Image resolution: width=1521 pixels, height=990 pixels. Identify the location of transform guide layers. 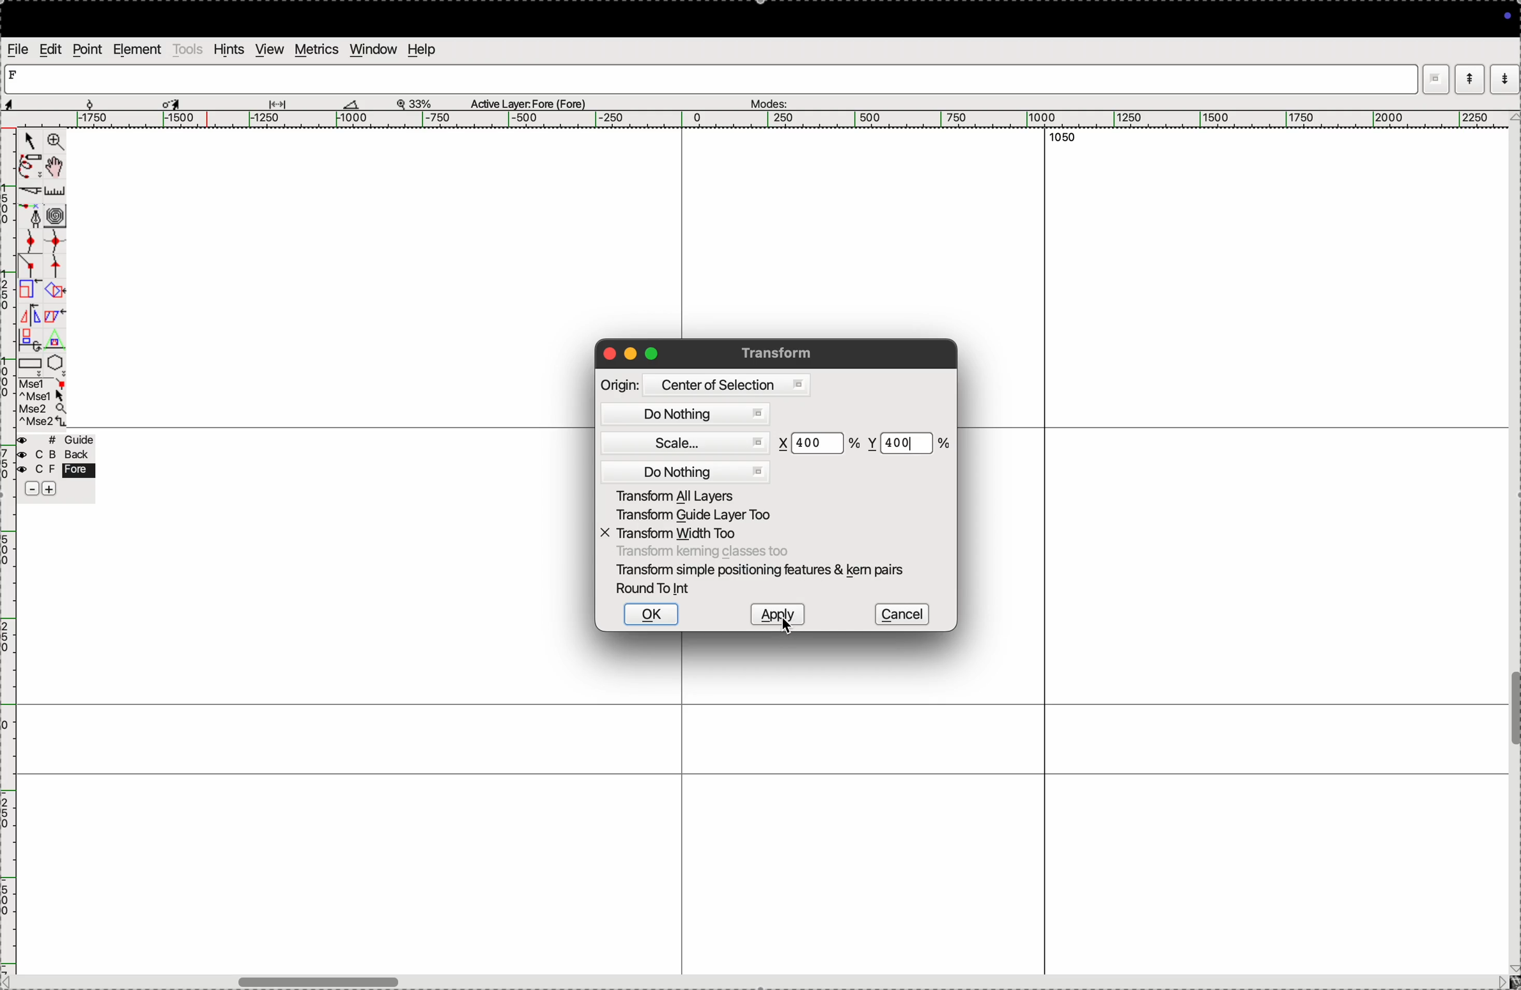
(691, 516).